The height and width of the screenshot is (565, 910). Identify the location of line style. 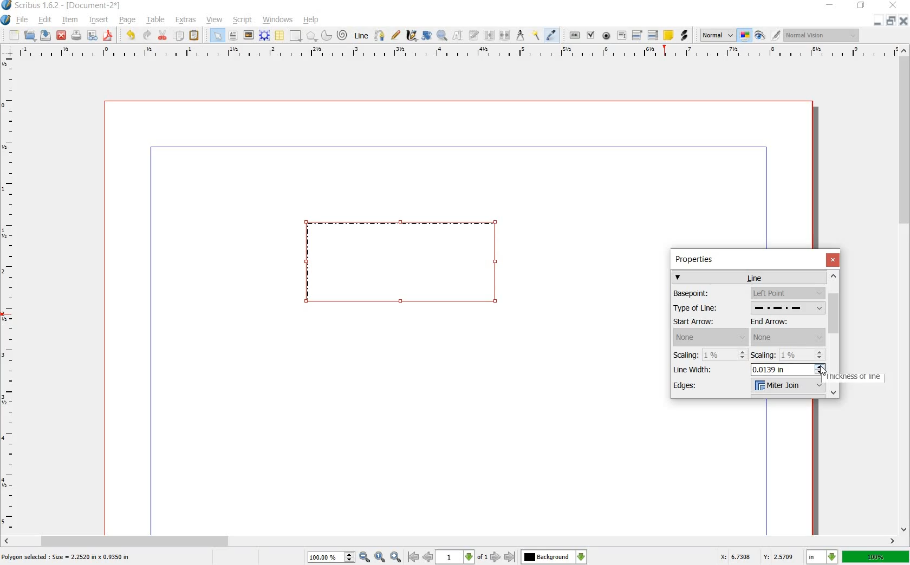
(786, 308).